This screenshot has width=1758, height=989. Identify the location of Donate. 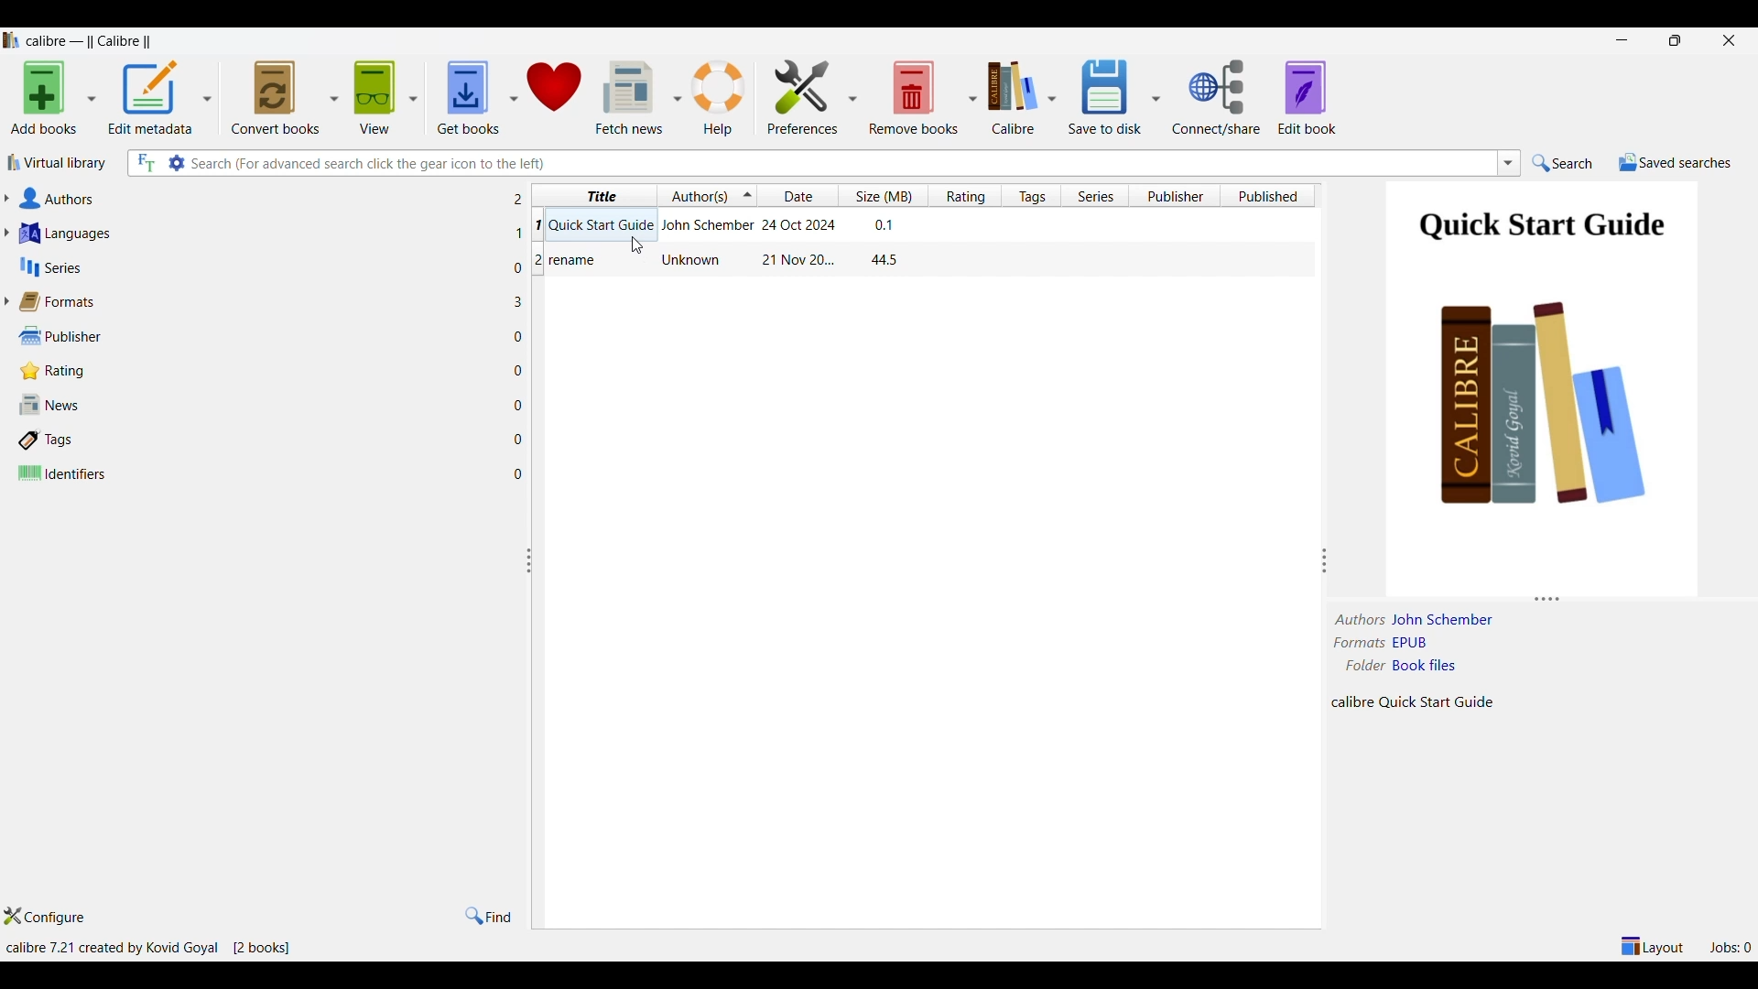
(556, 97).